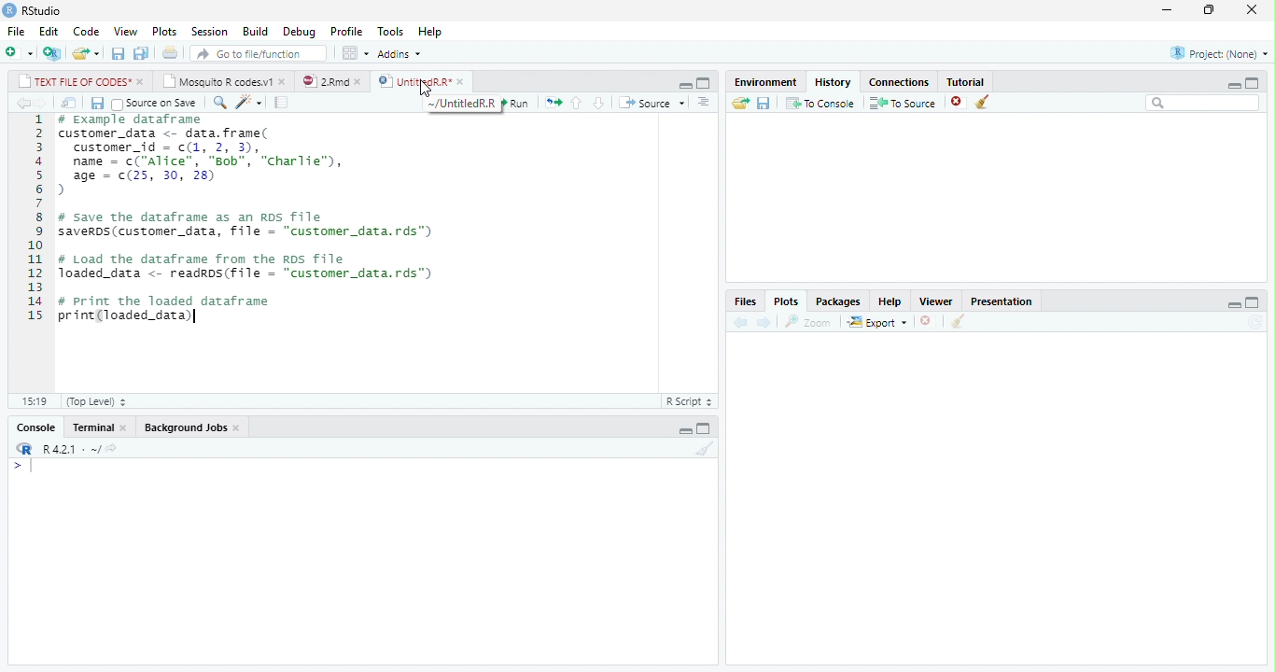 Image resolution: width=1275 pixels, height=672 pixels. What do you see at coordinates (653, 104) in the screenshot?
I see `Source` at bounding box center [653, 104].